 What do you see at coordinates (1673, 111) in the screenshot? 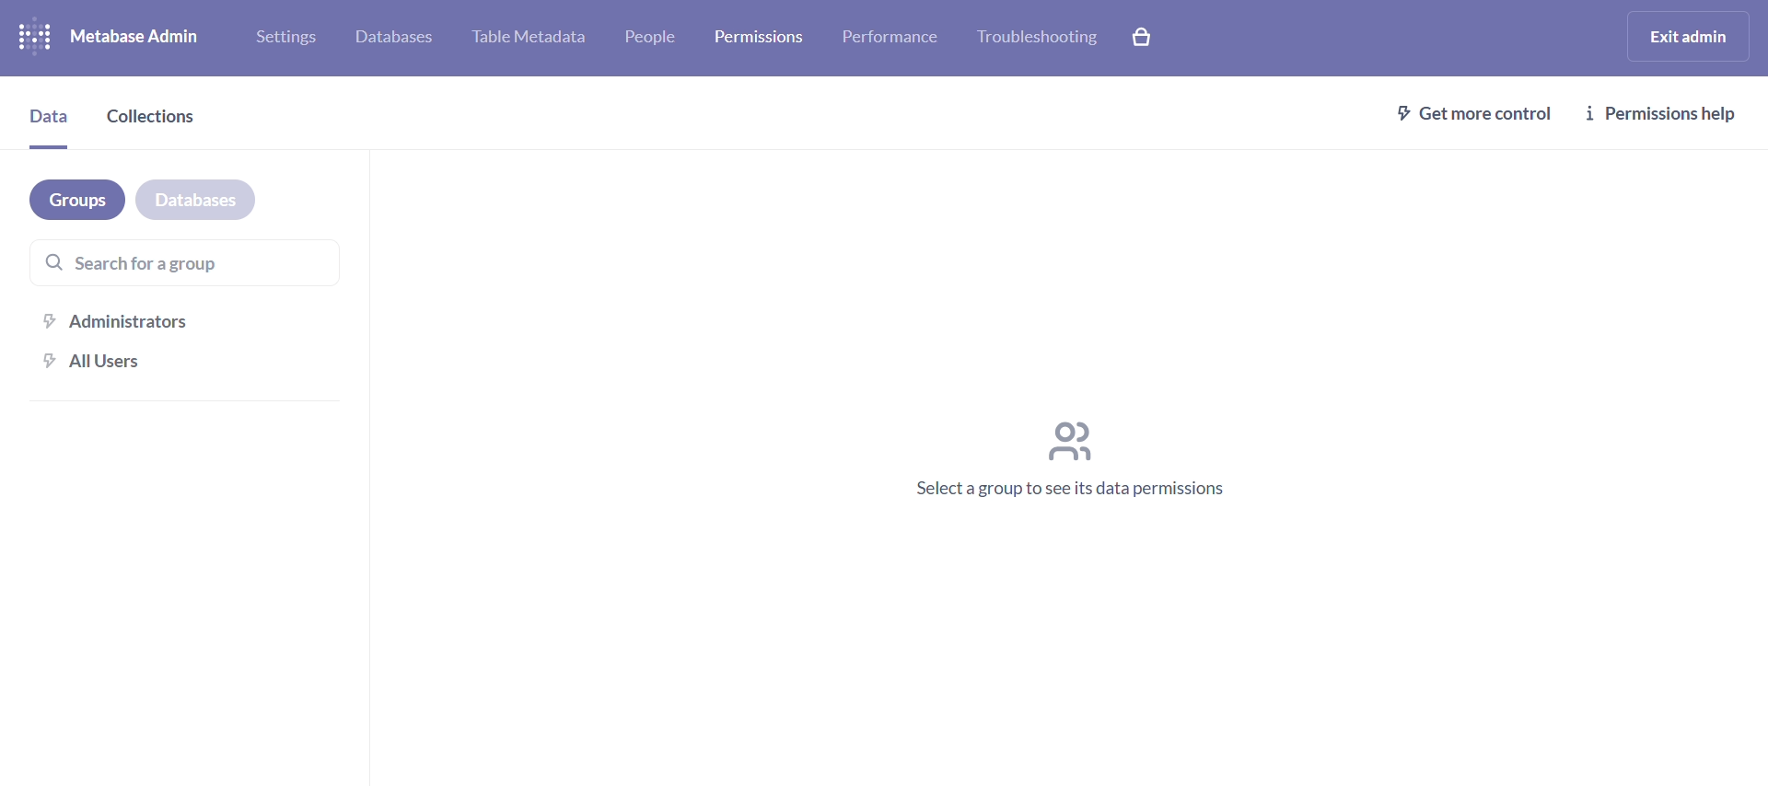
I see `permissions help` at bounding box center [1673, 111].